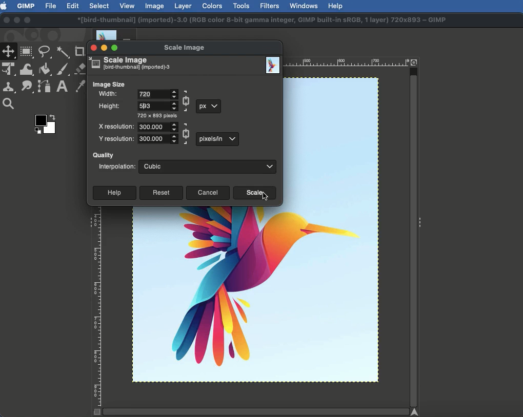 This screenshot has height=417, width=523. What do you see at coordinates (186, 100) in the screenshot?
I see `Linked` at bounding box center [186, 100].